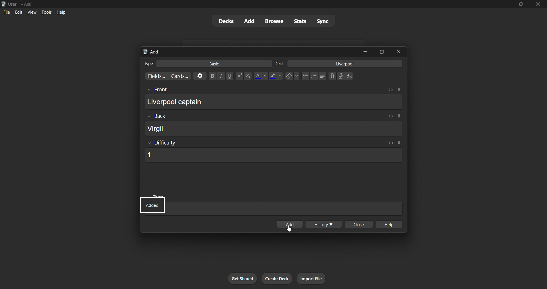 The image size is (547, 289). Describe the element at coordinates (275, 76) in the screenshot. I see `Text highlighting color` at that location.